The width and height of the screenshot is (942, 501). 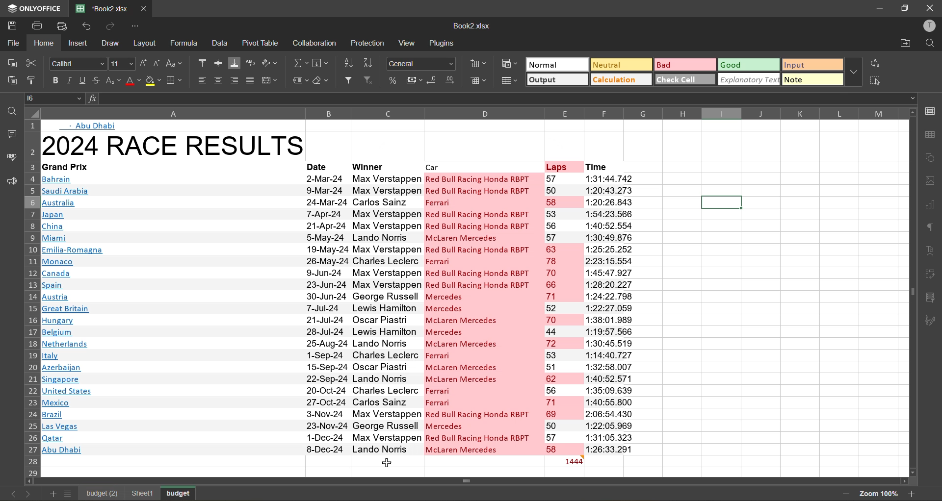 I want to click on previous, so click(x=10, y=494).